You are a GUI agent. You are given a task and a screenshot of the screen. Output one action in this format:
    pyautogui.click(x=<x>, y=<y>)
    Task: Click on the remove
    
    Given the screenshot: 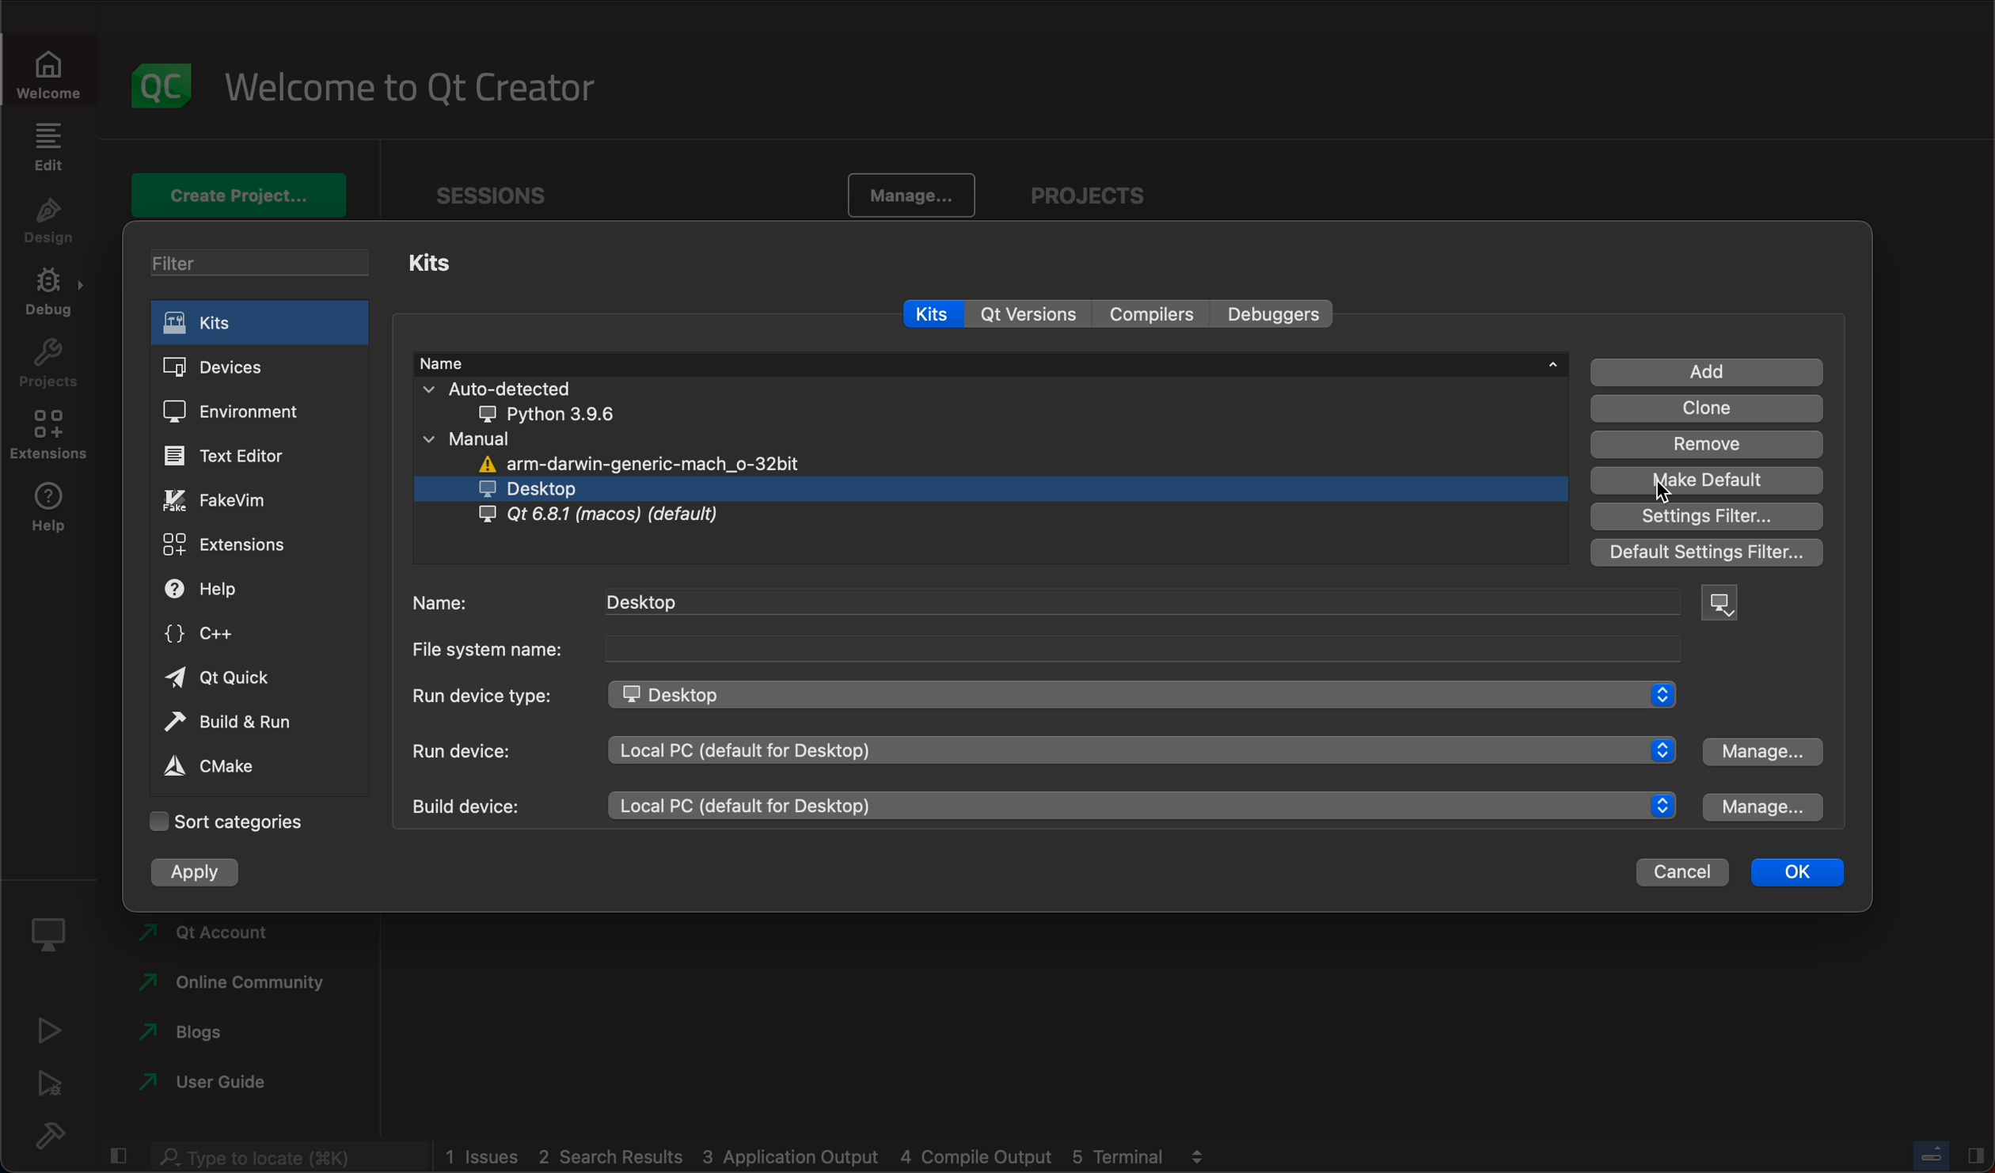 What is the action you would take?
    pyautogui.click(x=1706, y=445)
    